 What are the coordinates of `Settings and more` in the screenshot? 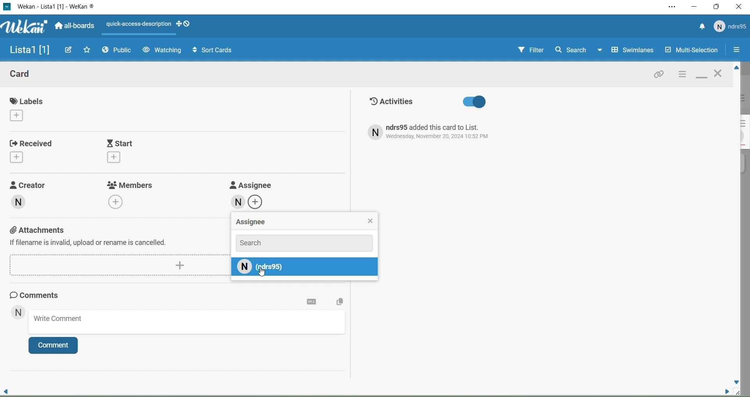 It's located at (671, 7).